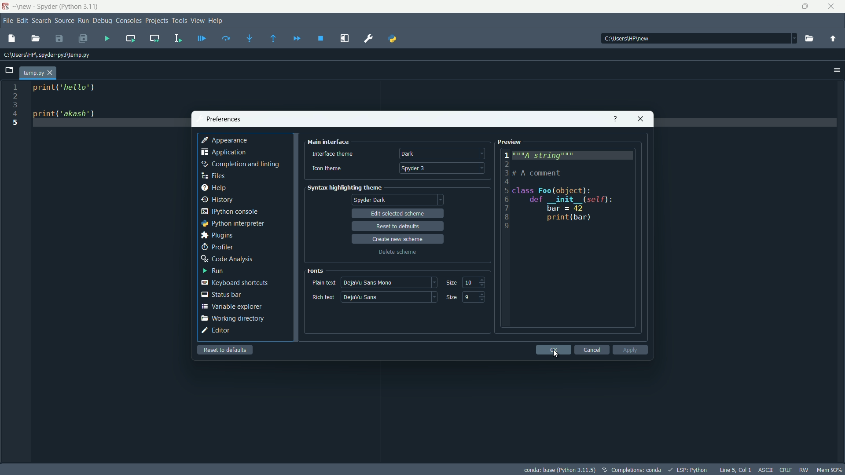 The height and width of the screenshot is (475, 845). What do you see at coordinates (627, 39) in the screenshot?
I see `C:\Users\HP\new` at bounding box center [627, 39].